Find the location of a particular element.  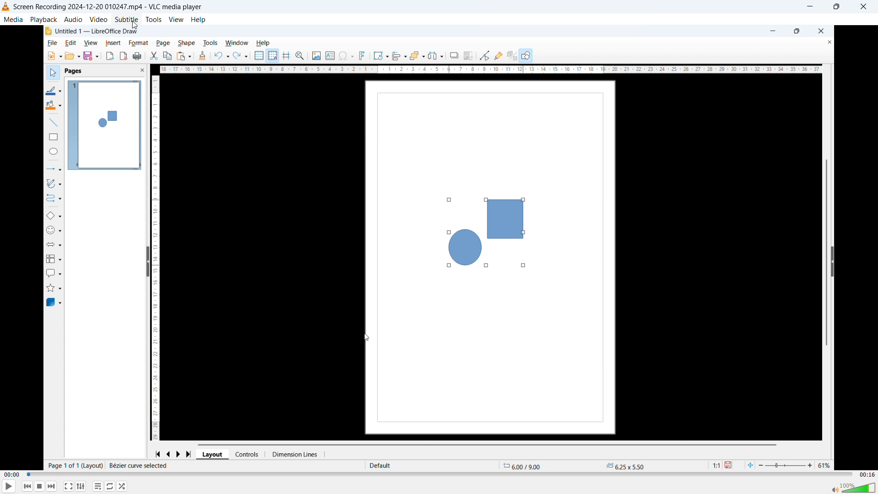

screen recording 2024-12-20 010247 mp4 vlc media player is located at coordinates (114, 7).